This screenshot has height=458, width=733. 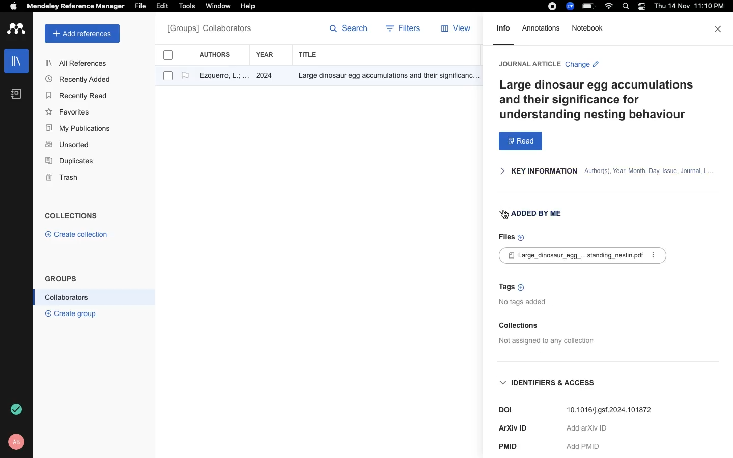 What do you see at coordinates (521, 141) in the screenshot?
I see `read` at bounding box center [521, 141].